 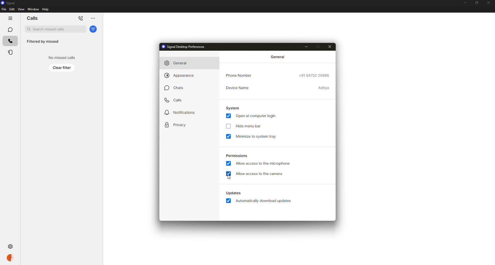 What do you see at coordinates (180, 113) in the screenshot?
I see `notifications` at bounding box center [180, 113].